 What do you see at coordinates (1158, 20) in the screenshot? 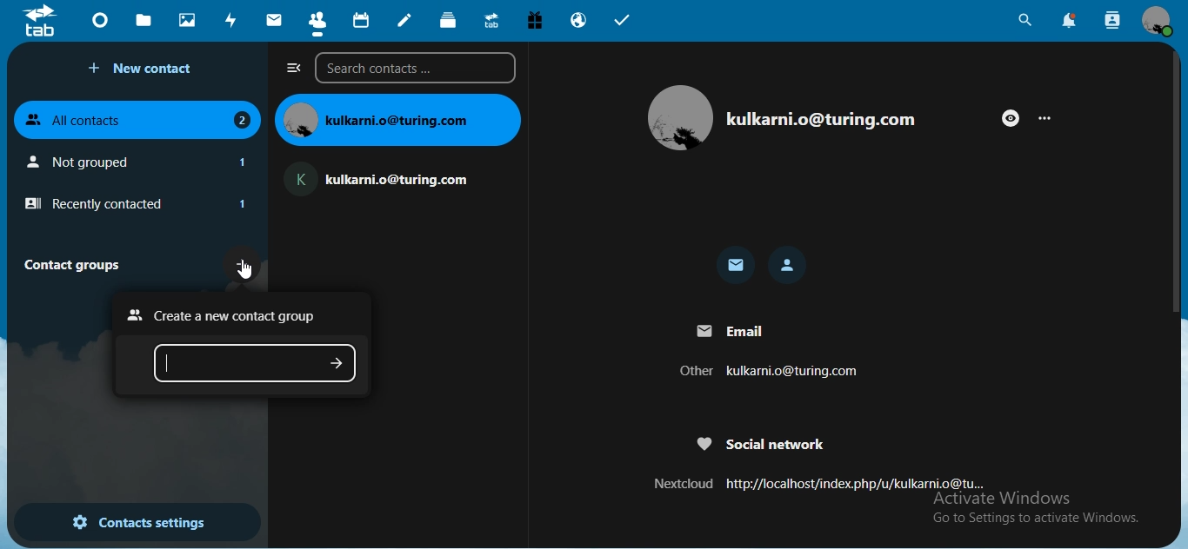
I see `view profile` at bounding box center [1158, 20].